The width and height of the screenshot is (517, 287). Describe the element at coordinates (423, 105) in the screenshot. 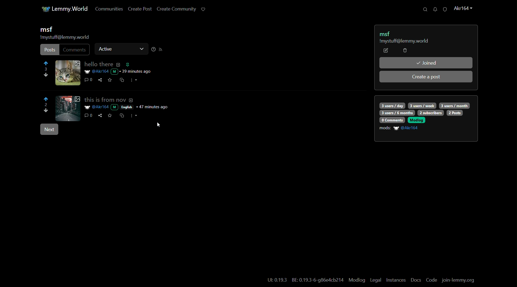

I see `3 users per week` at that location.